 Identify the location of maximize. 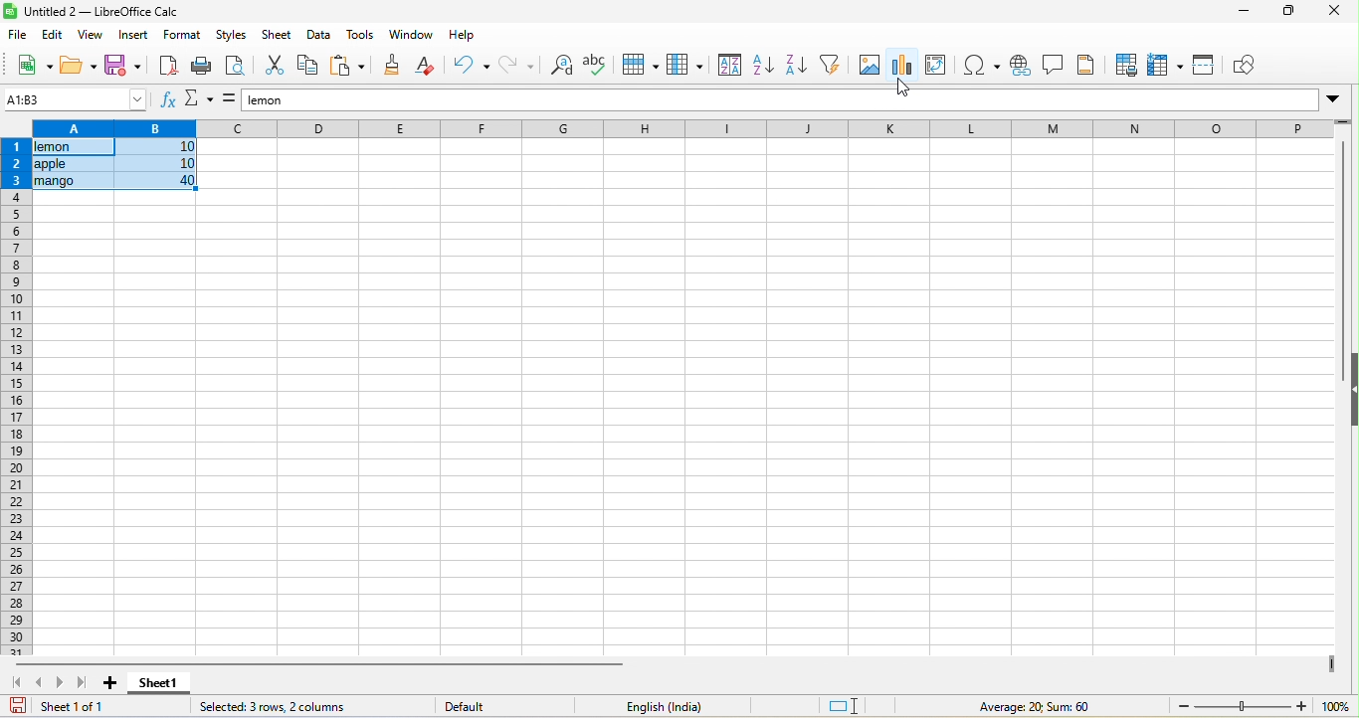
(1285, 12).